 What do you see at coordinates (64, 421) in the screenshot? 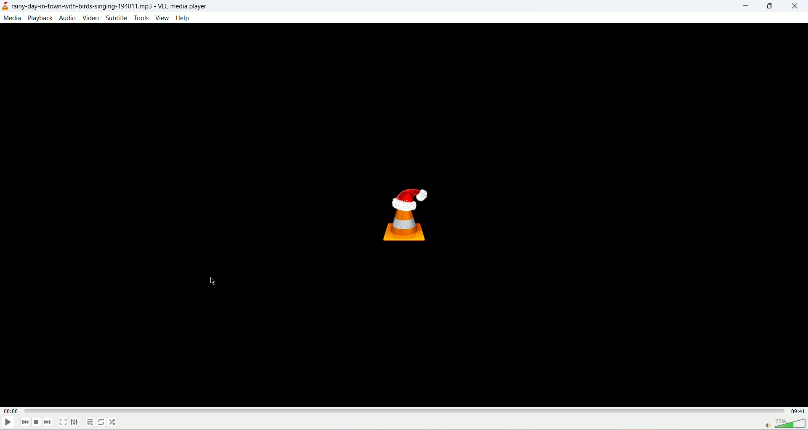
I see `fullscreen` at bounding box center [64, 421].